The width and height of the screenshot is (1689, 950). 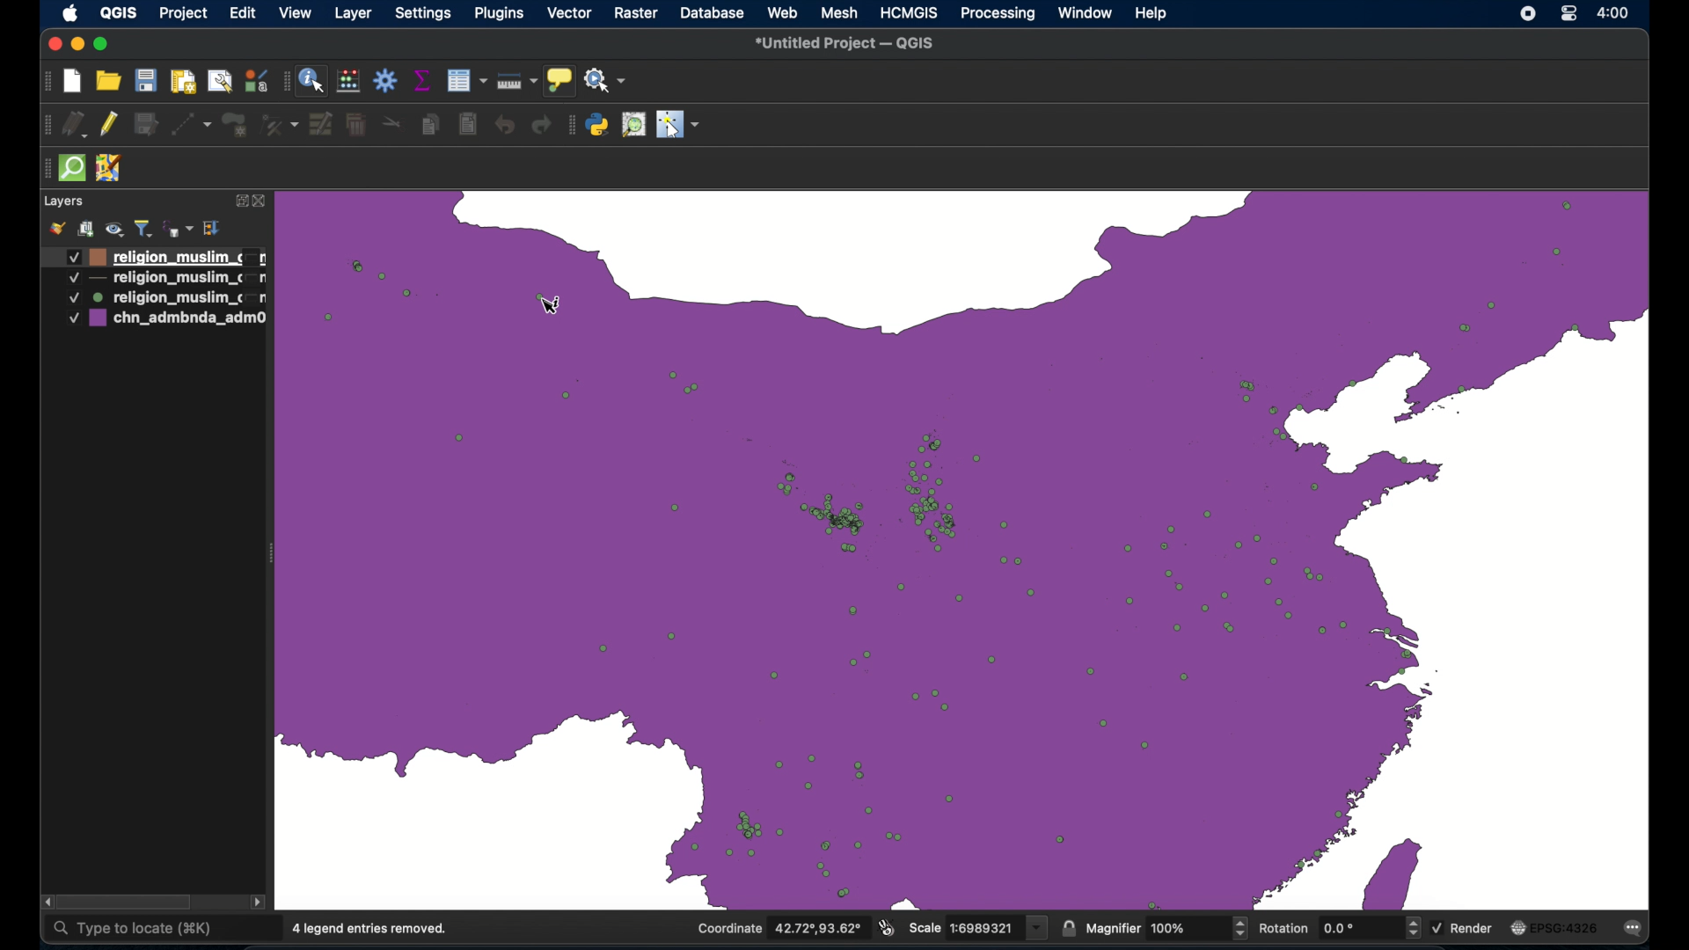 What do you see at coordinates (165, 320) in the screenshot?
I see `layer 4` at bounding box center [165, 320].